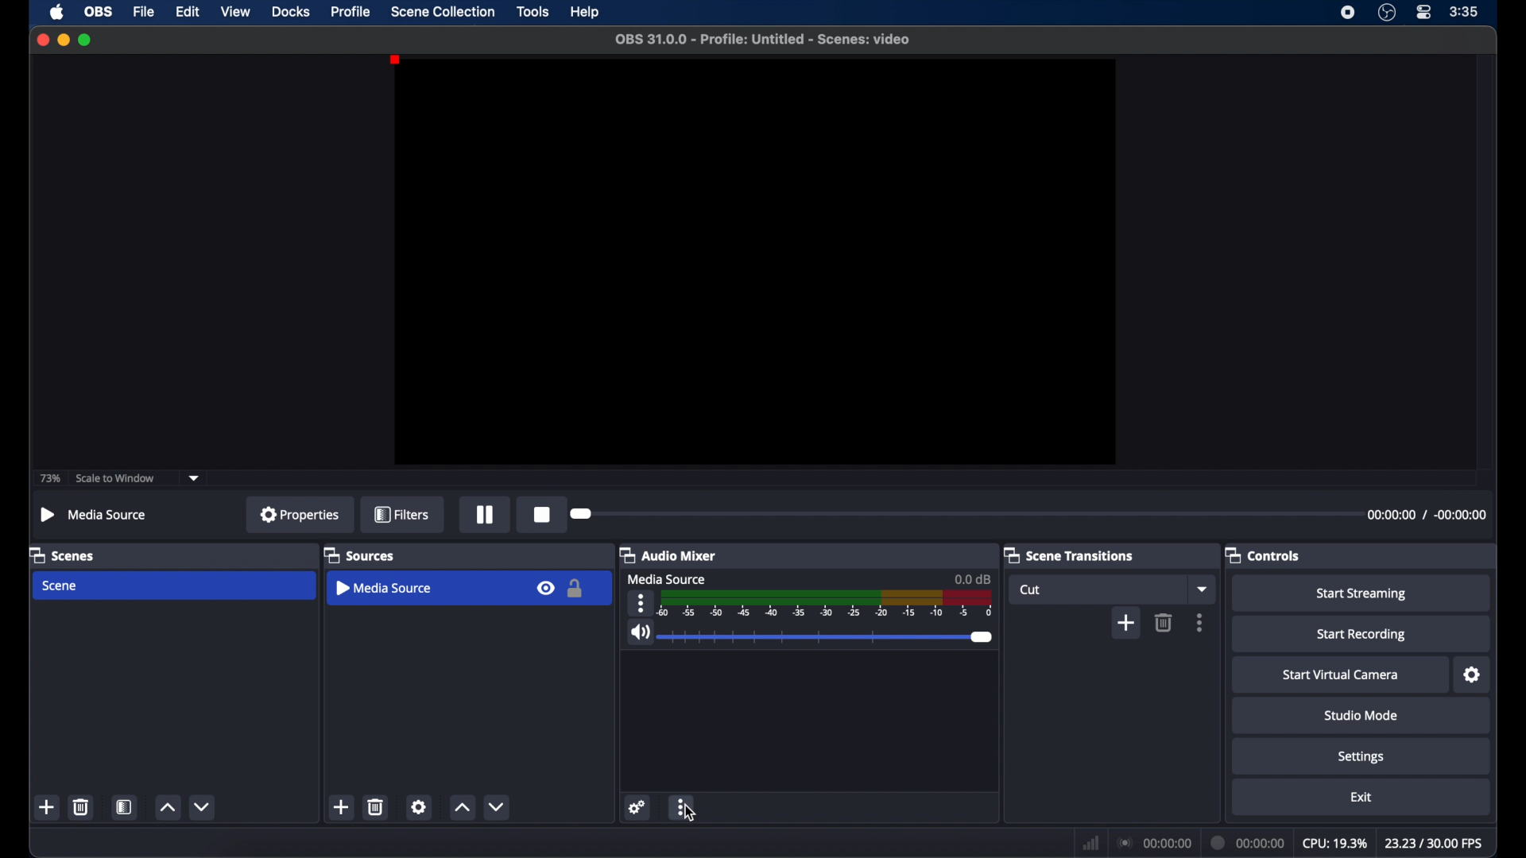 This screenshot has height=858, width=1526. Describe the element at coordinates (1363, 593) in the screenshot. I see `start streaming` at that location.